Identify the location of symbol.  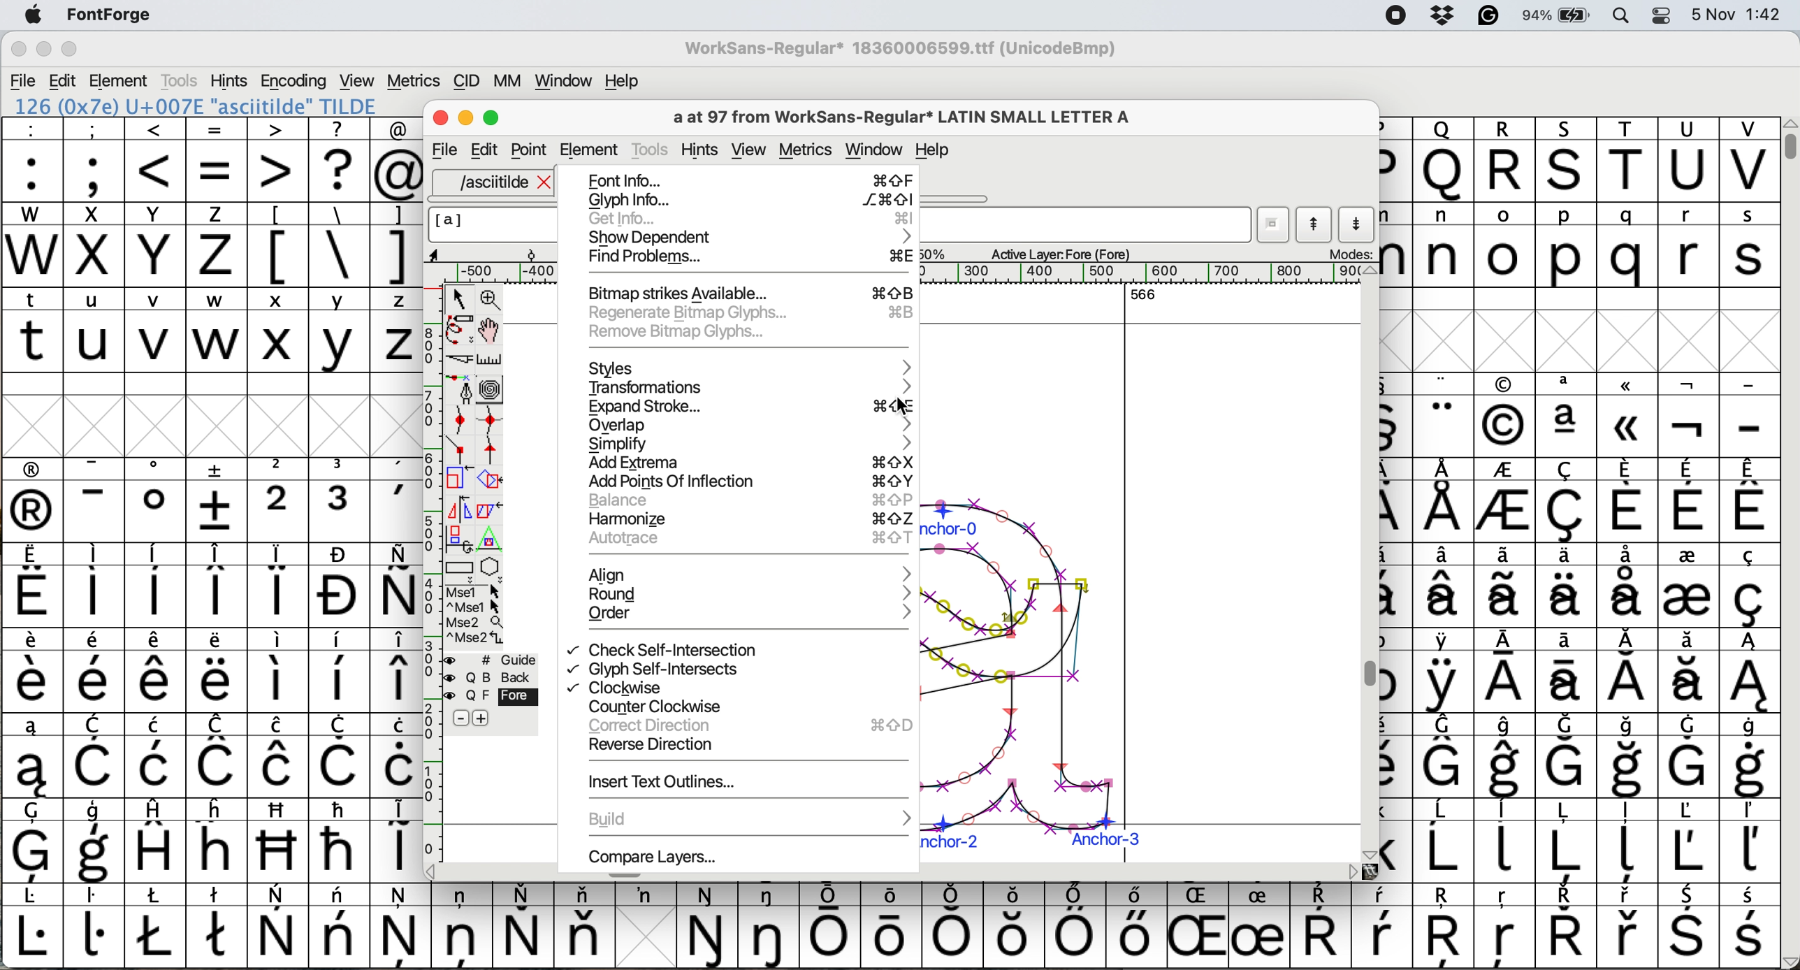
(1565, 840).